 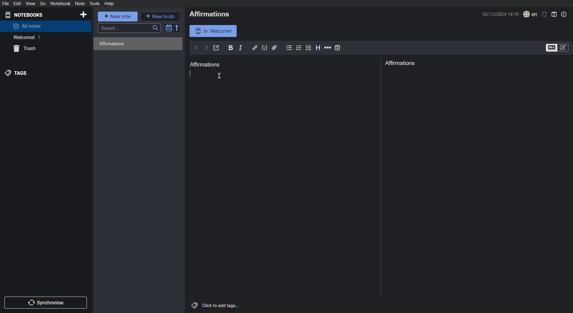 What do you see at coordinates (172, 28) in the screenshot?
I see `Sorting` at bounding box center [172, 28].